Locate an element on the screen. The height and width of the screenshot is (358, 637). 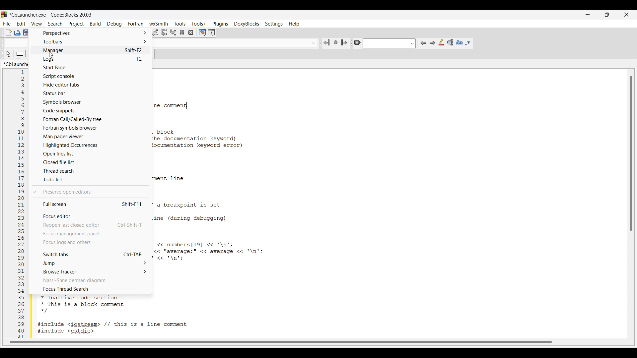
Clear is located at coordinates (357, 42).